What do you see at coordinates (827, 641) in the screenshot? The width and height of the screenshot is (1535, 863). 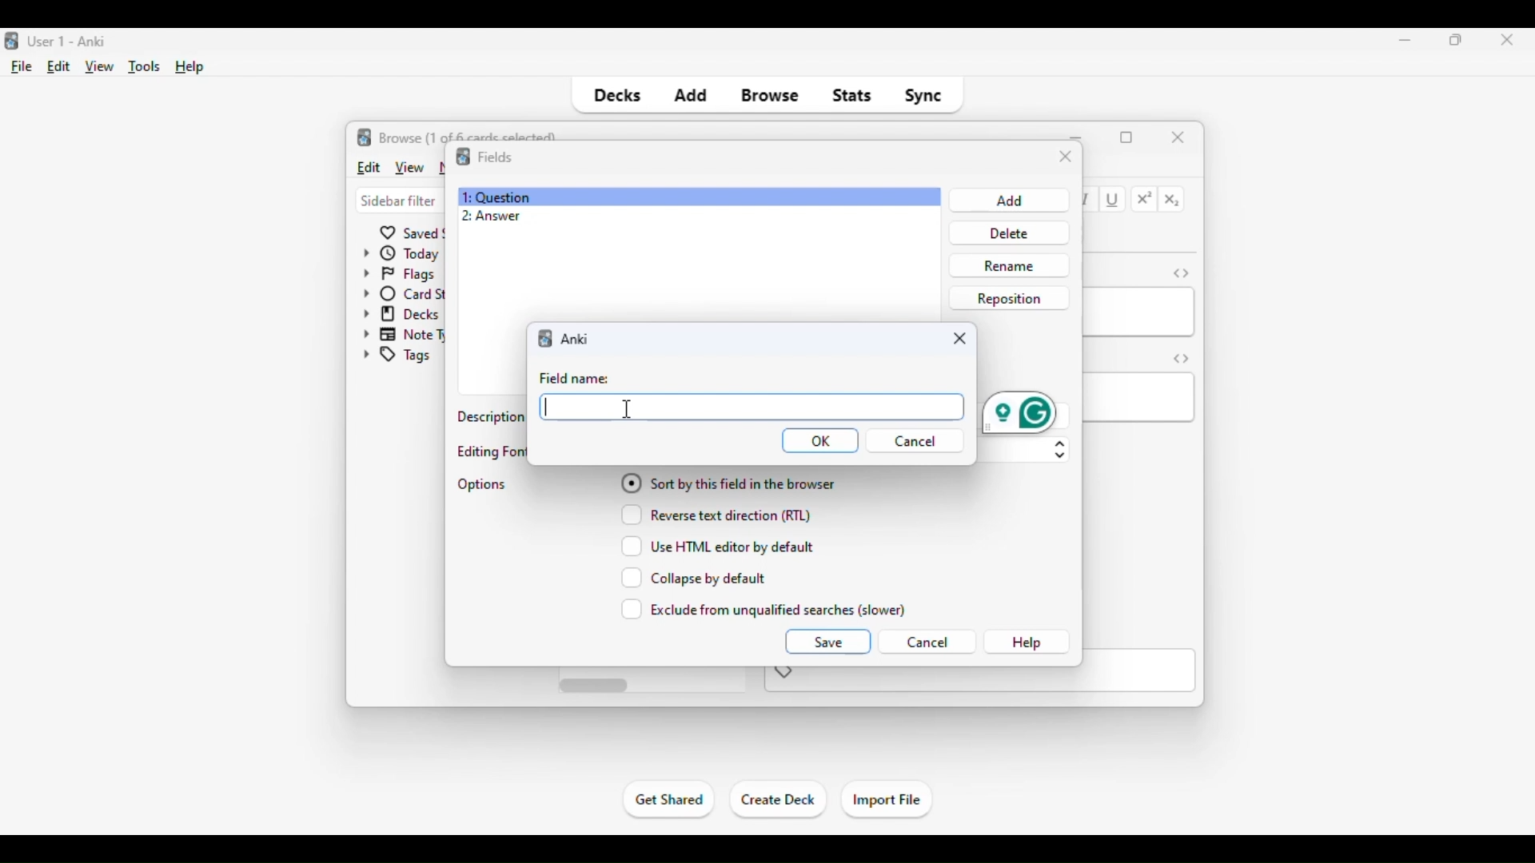 I see `save` at bounding box center [827, 641].